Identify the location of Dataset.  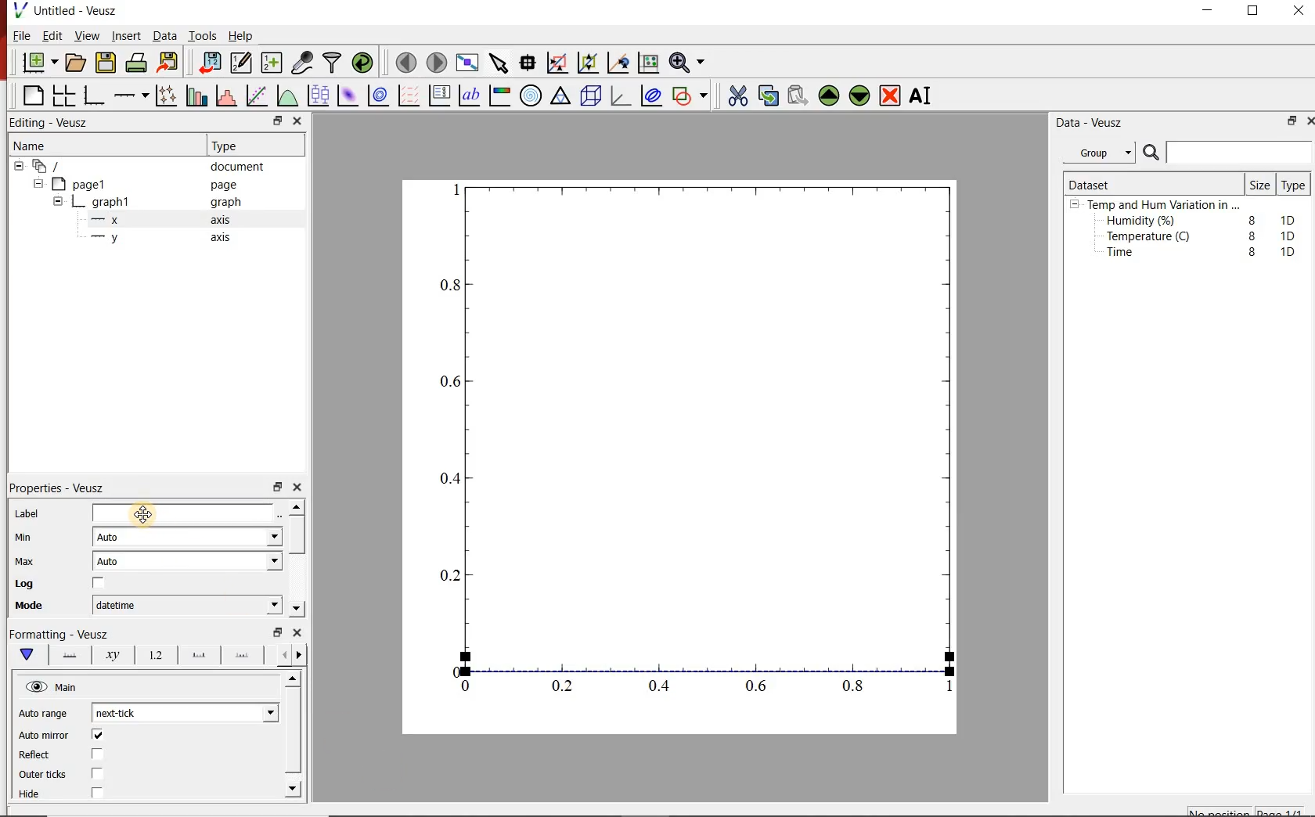
(1096, 182).